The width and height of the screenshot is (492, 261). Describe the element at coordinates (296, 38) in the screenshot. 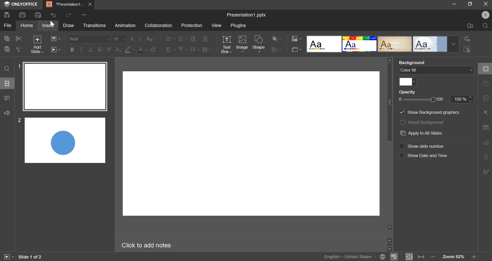

I see `change color theme` at that location.